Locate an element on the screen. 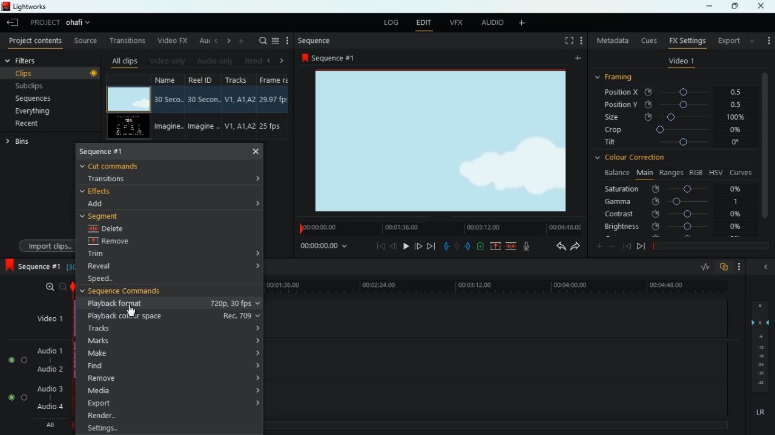 The height and width of the screenshot is (435, 775). left is located at coordinates (217, 41).